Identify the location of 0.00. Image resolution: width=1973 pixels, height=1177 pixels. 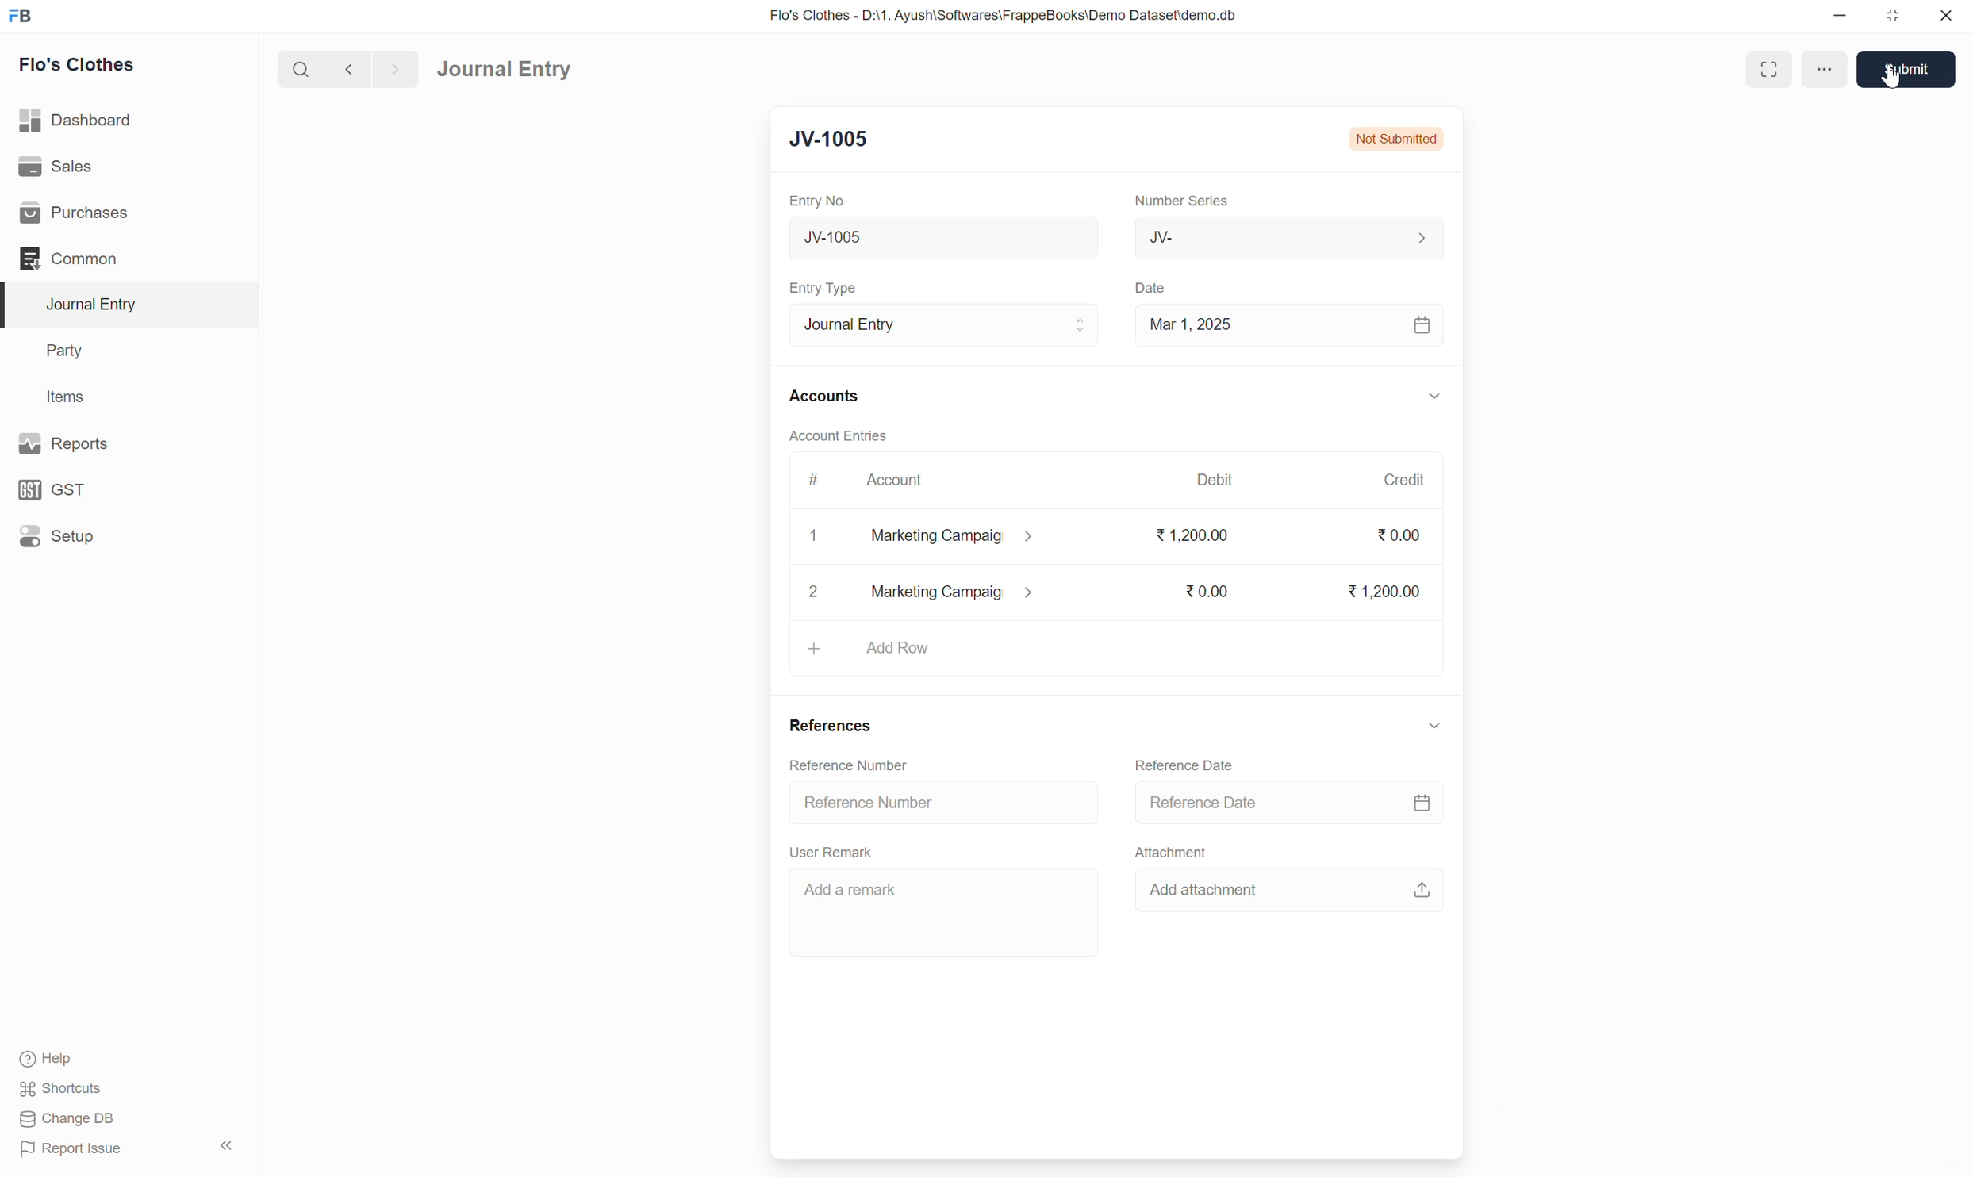
(1400, 535).